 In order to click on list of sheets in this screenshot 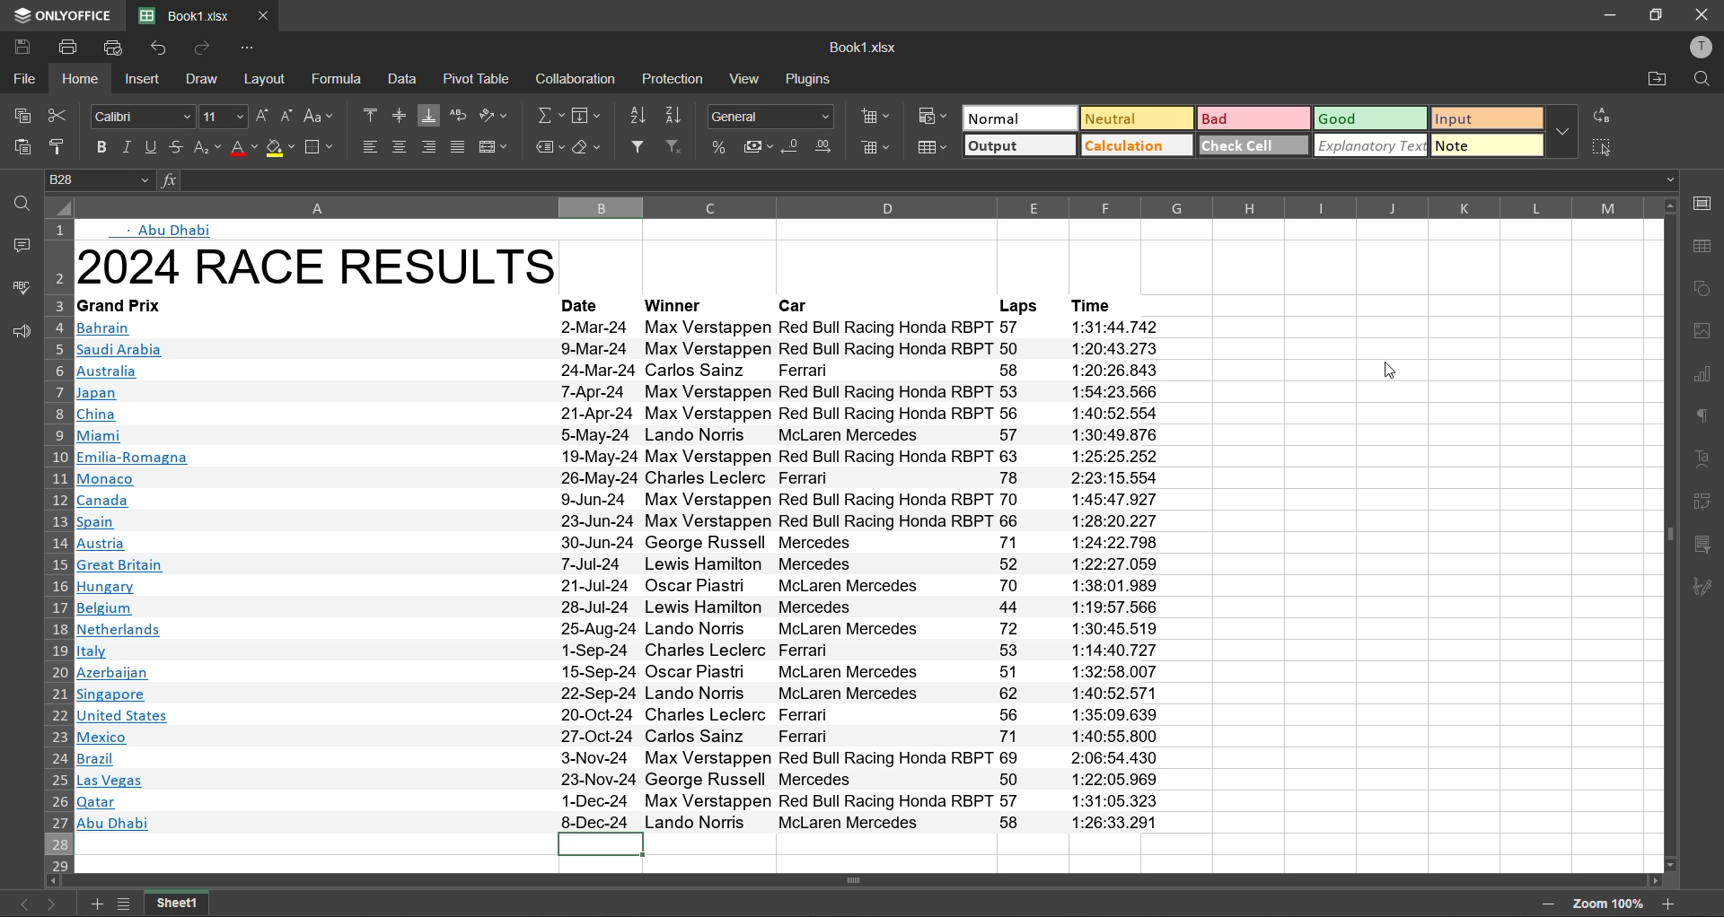, I will do `click(126, 904)`.